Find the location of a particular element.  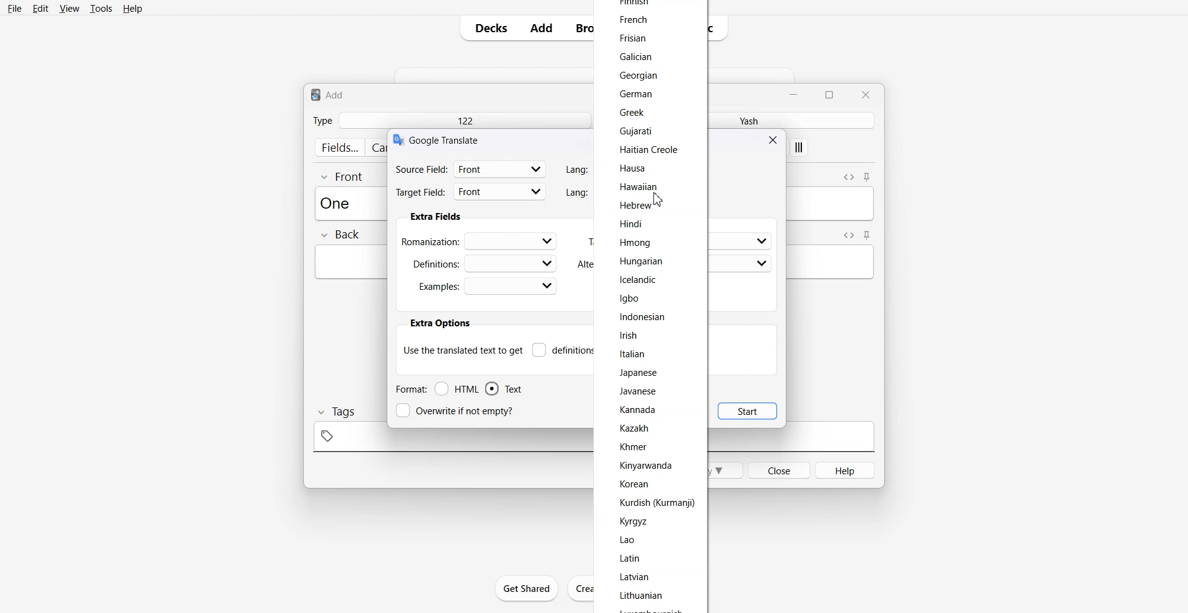

Close is located at coordinates (775, 139).